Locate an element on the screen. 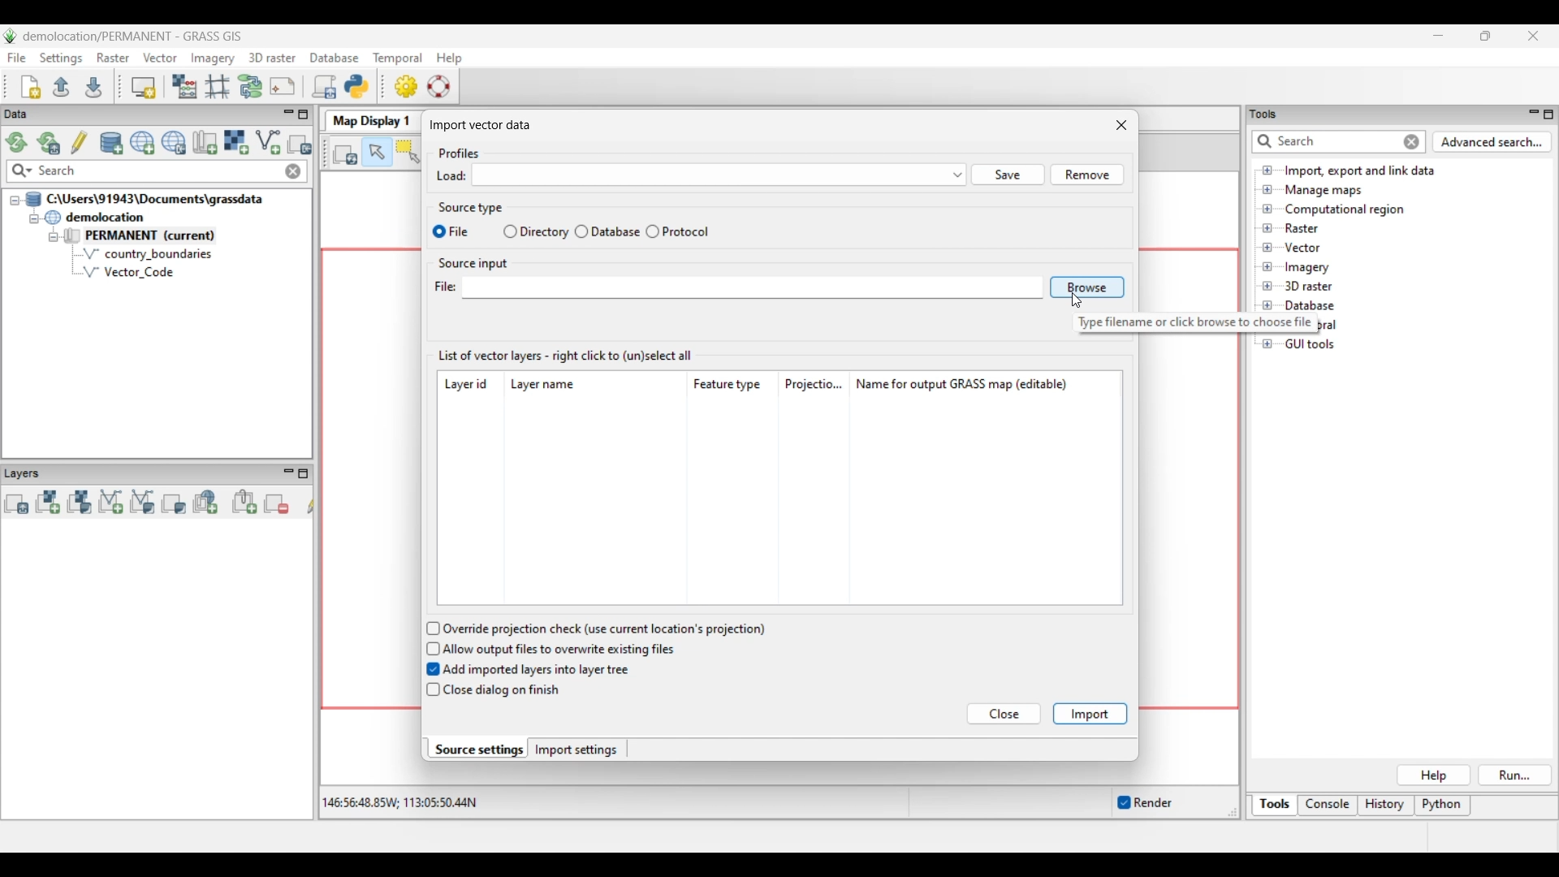  Open existing workspace file is located at coordinates (61, 86).